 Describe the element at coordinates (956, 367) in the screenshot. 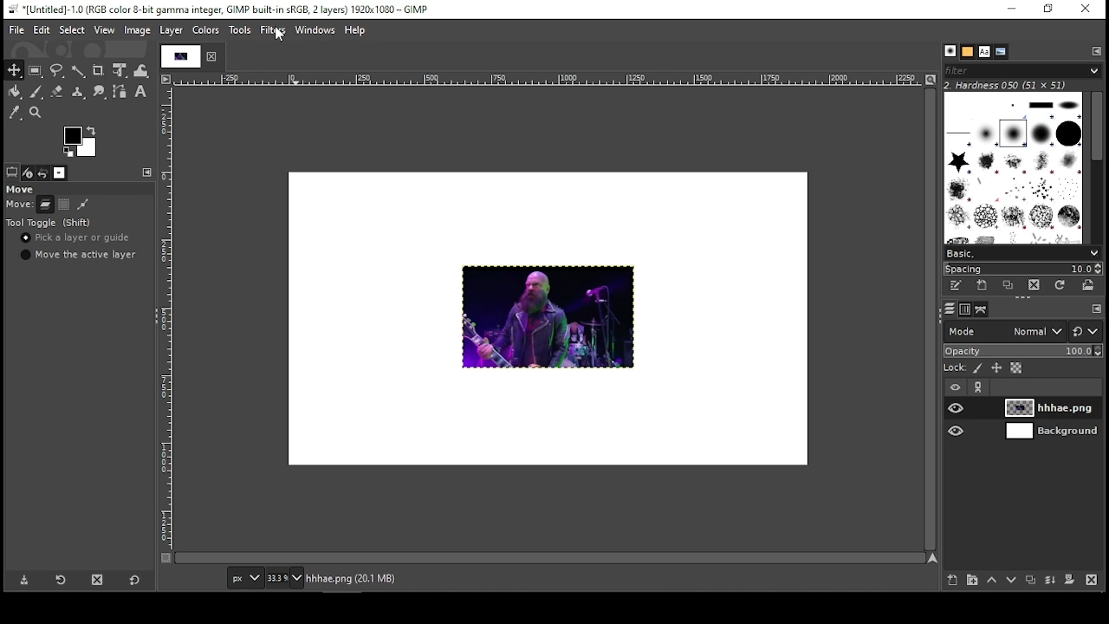

I see `lock` at that location.